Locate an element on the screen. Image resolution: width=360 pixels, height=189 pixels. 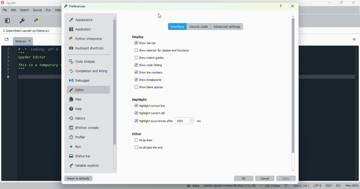
other is located at coordinates (137, 134).